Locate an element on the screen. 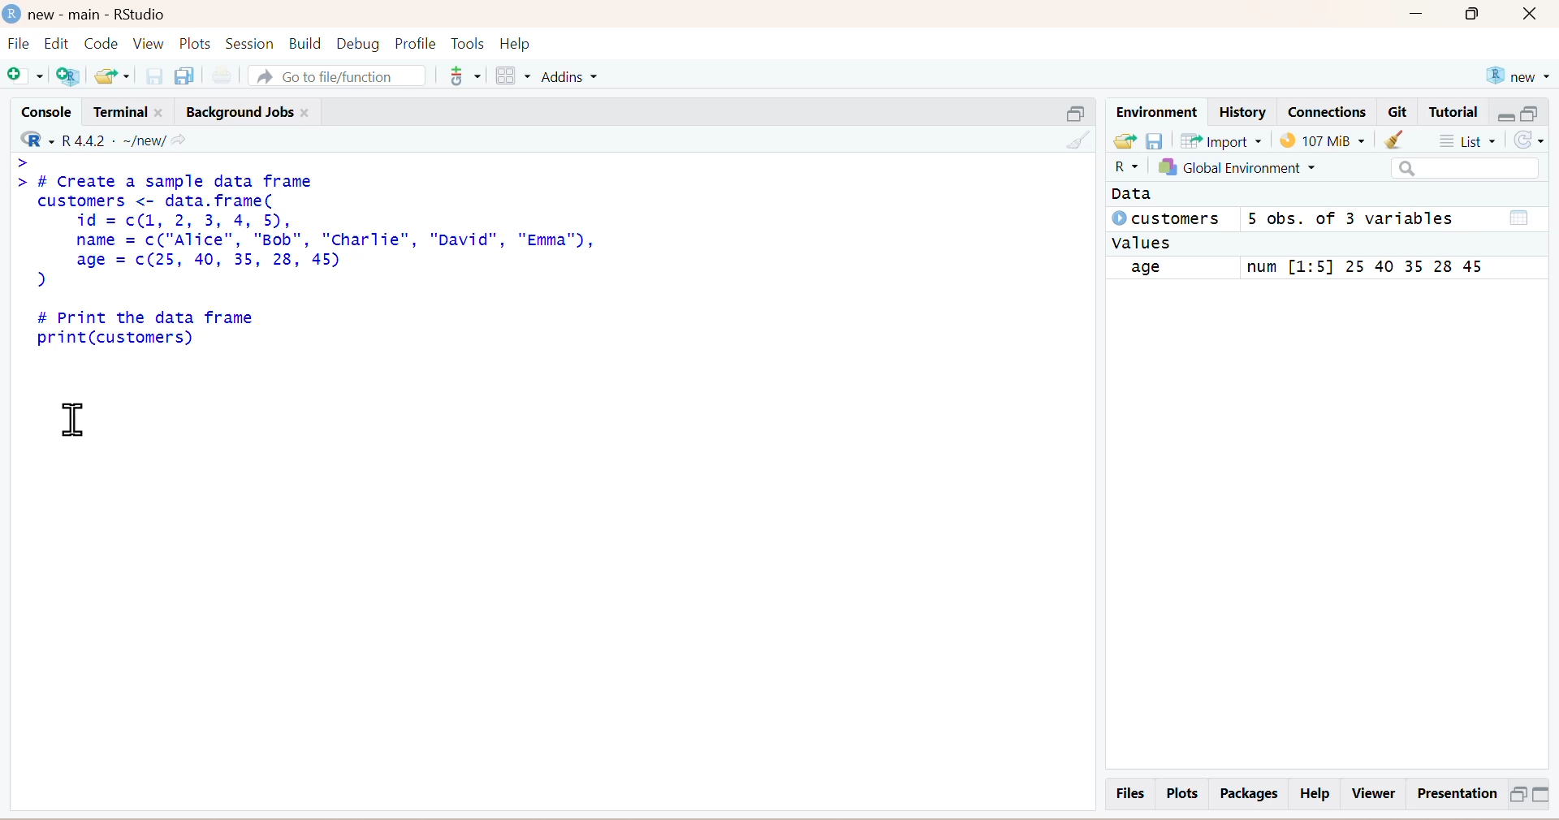  Print the current files is located at coordinates (220, 74).